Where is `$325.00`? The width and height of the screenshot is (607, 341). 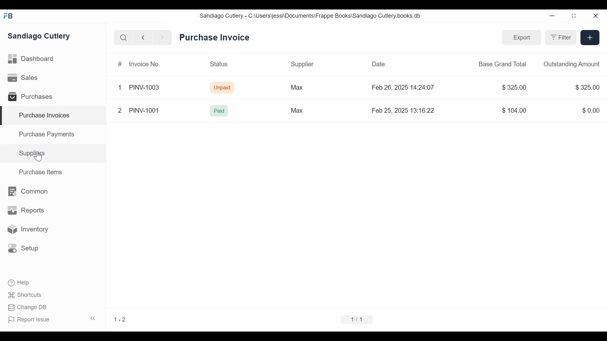
$325.00 is located at coordinates (516, 87).